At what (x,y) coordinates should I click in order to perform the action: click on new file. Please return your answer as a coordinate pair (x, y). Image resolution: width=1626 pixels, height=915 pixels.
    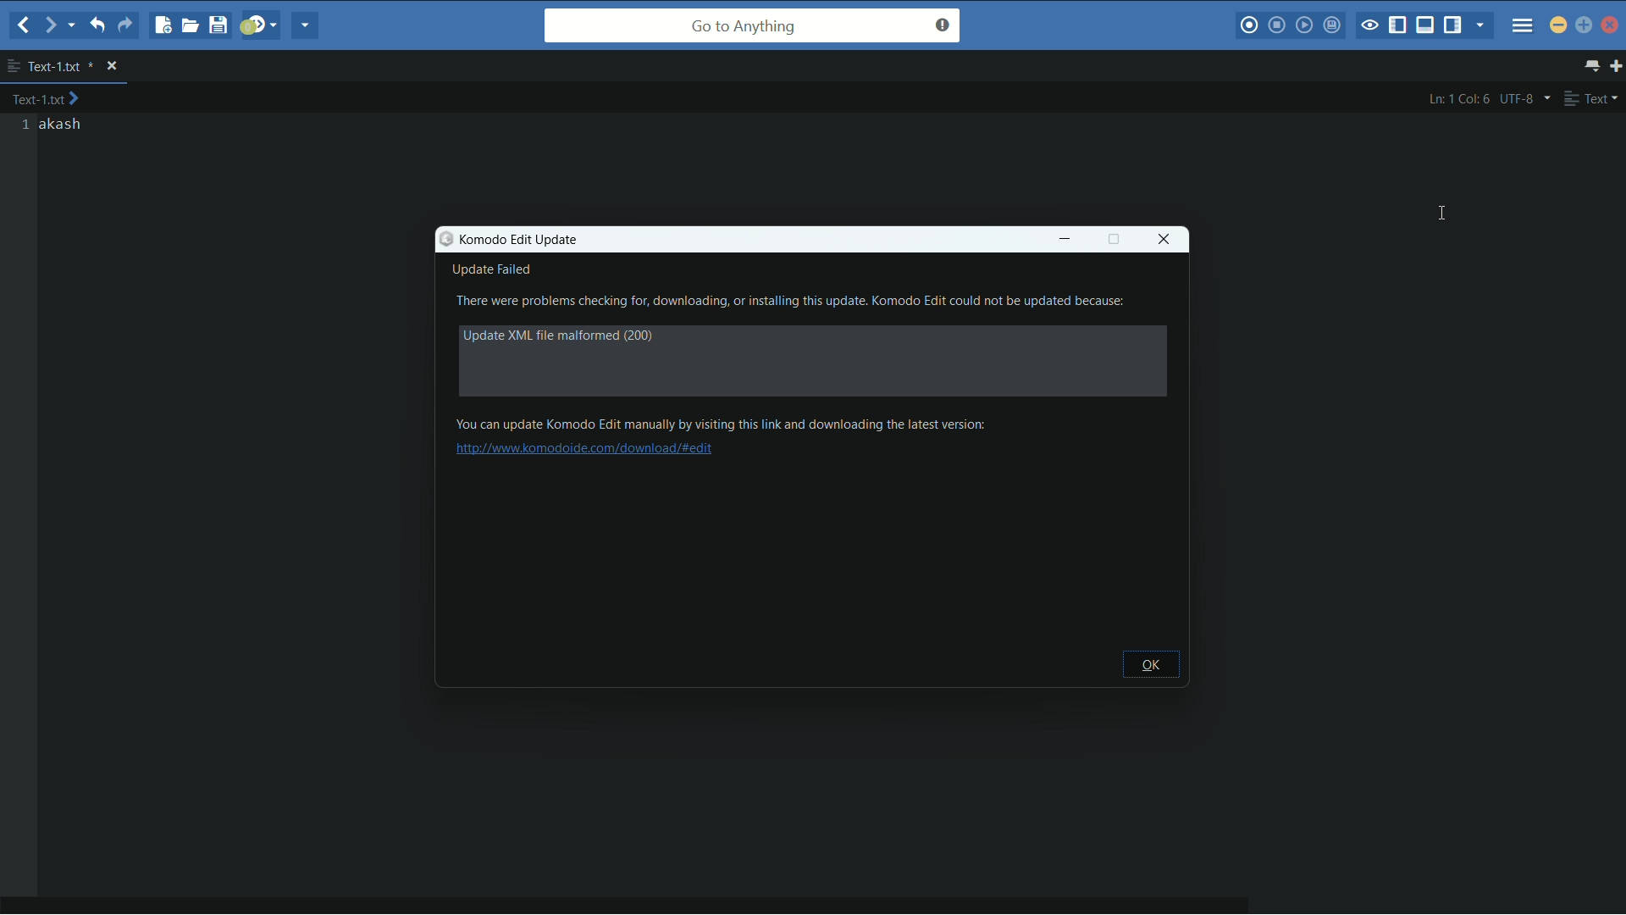
    Looking at the image, I should click on (163, 26).